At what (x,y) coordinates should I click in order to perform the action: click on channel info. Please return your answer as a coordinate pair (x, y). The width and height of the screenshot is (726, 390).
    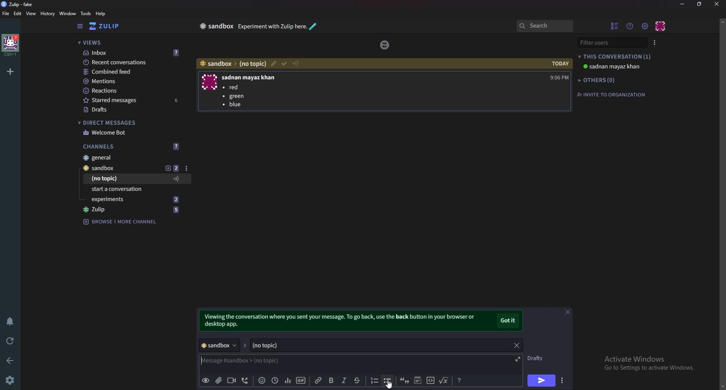
    Looking at the image, I should click on (280, 25).